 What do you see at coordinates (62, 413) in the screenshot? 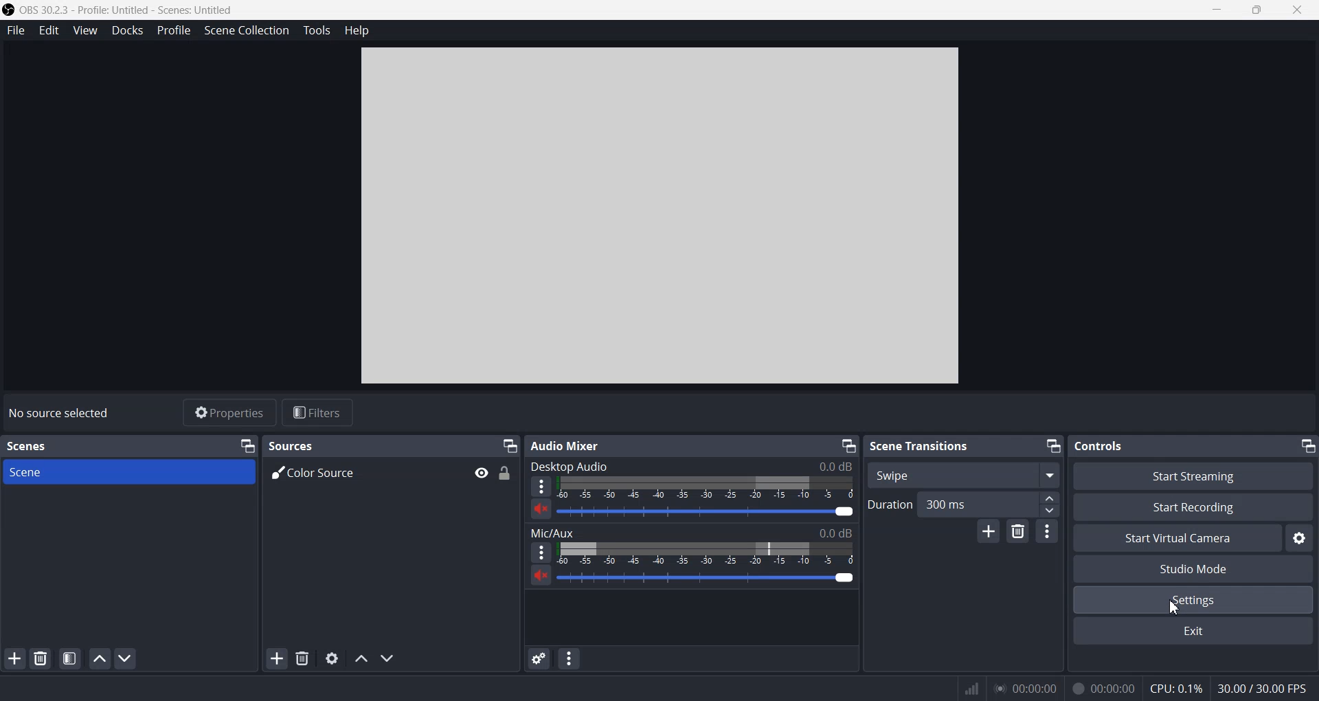
I see `Text` at bounding box center [62, 413].